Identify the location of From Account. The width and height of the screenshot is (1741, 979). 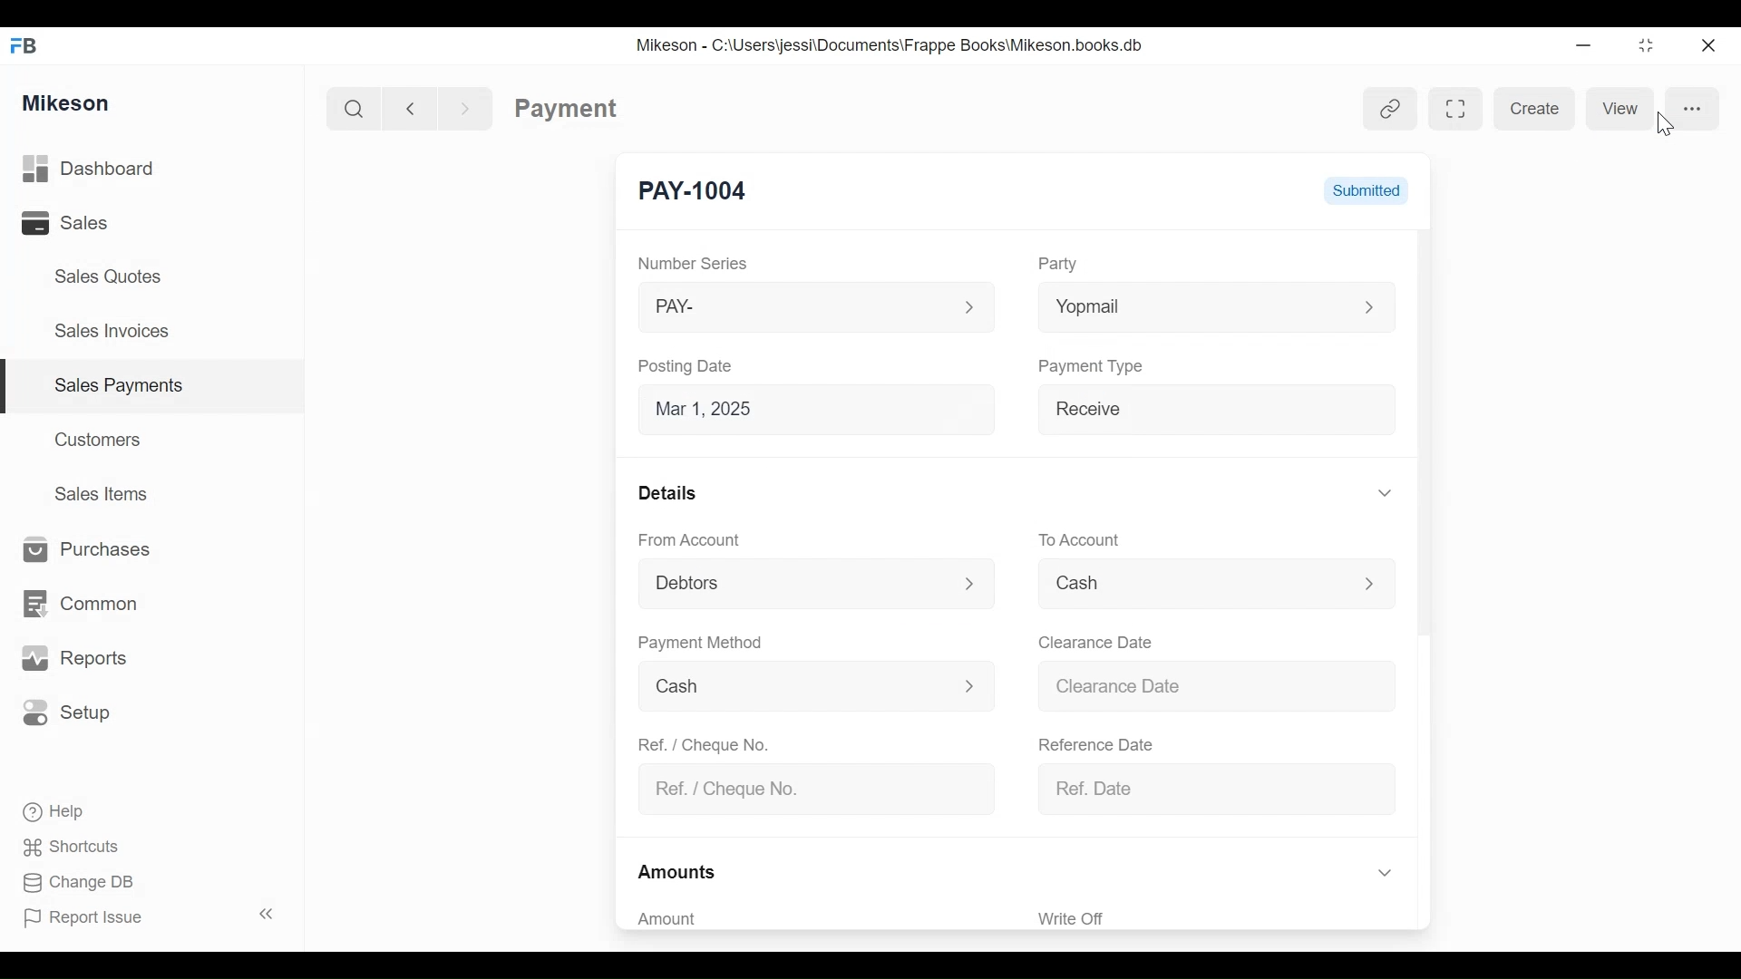
(819, 585).